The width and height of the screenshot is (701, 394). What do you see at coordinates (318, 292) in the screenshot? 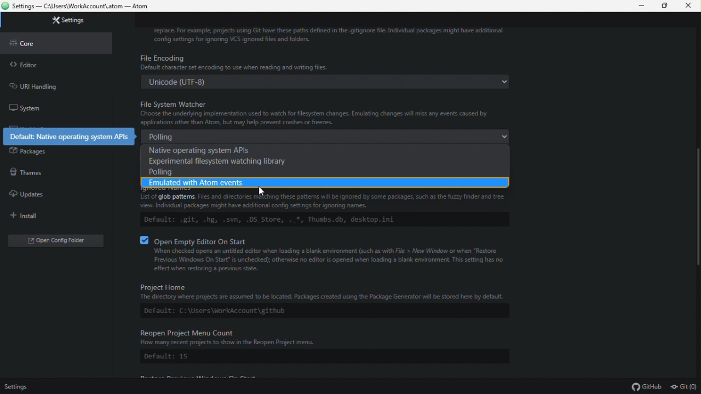
I see `Project Home The directory where projects are assumed to be located. Packages created using the Package Generator will be stored here by default.` at bounding box center [318, 292].